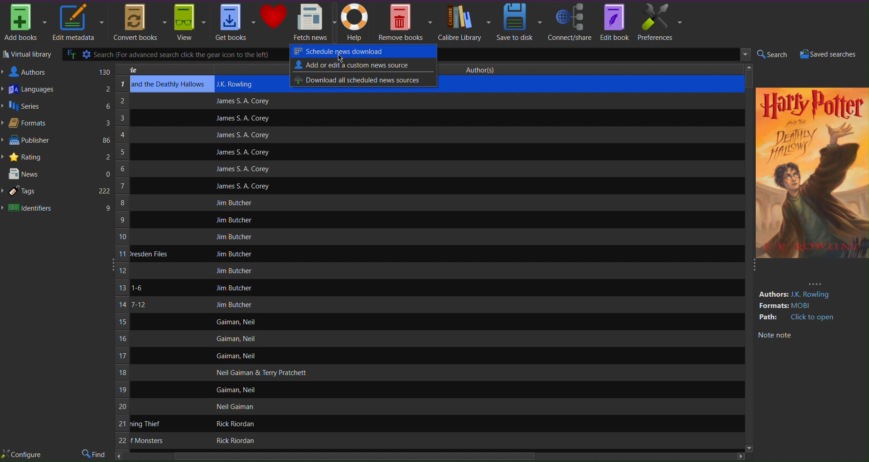 This screenshot has width=869, height=462. Describe the element at coordinates (77, 23) in the screenshot. I see `Edit metadata` at that location.